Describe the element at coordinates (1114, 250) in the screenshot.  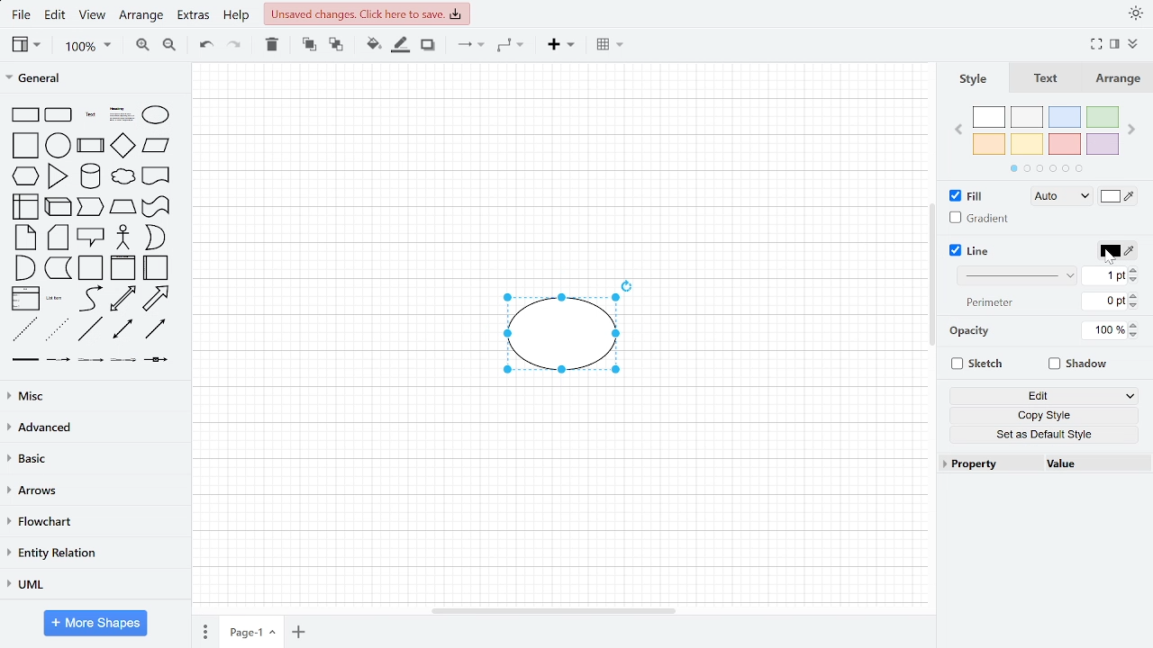
I see `Line color` at that location.